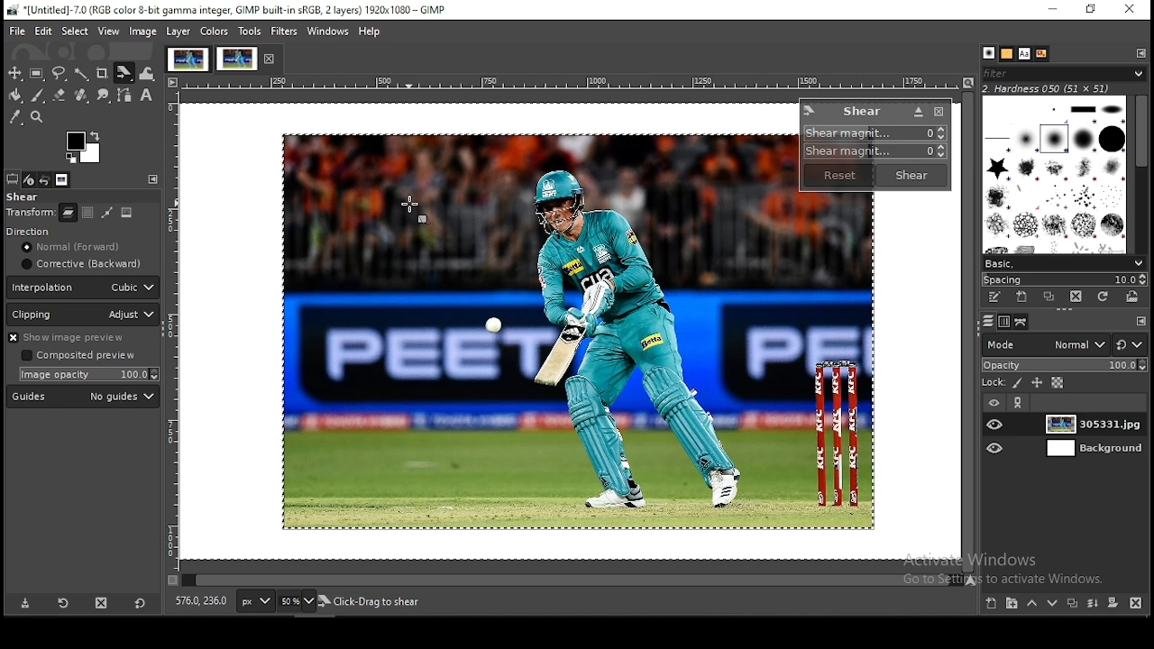 This screenshot has width=1154, height=649. I want to click on horizontal scale, so click(570, 84).